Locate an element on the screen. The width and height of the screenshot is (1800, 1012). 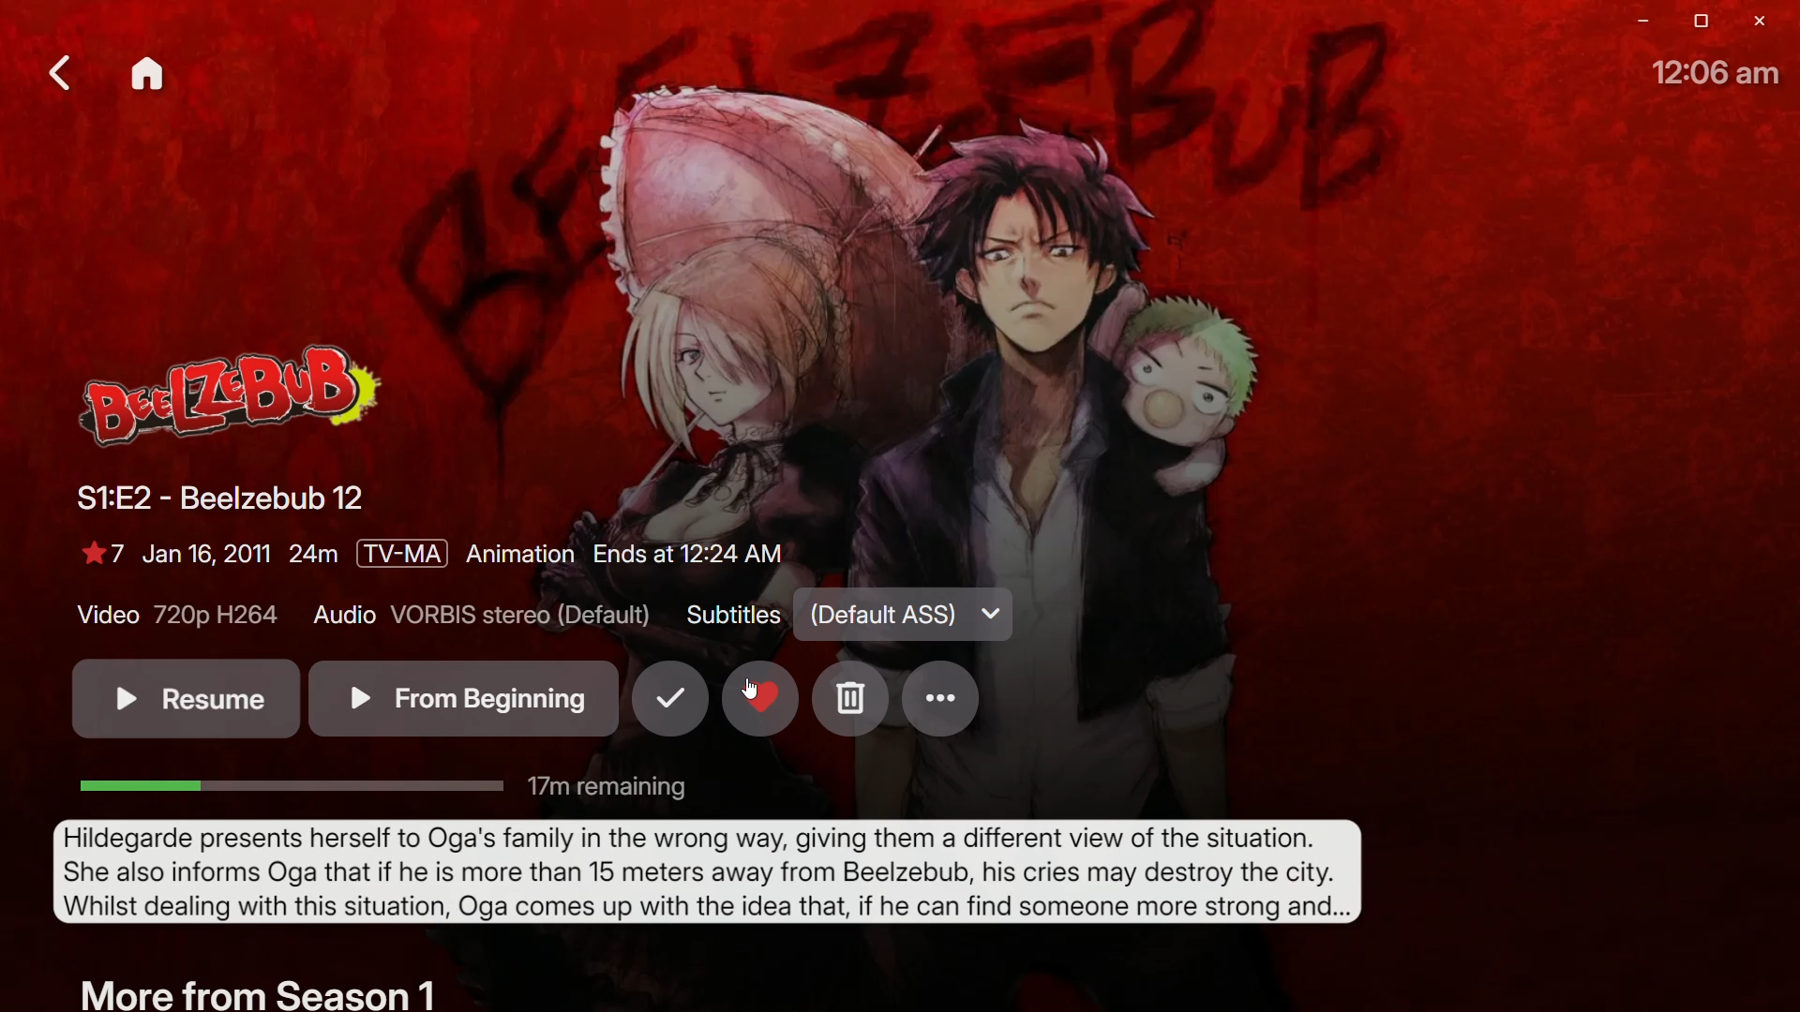
restore is located at coordinates (1691, 21).